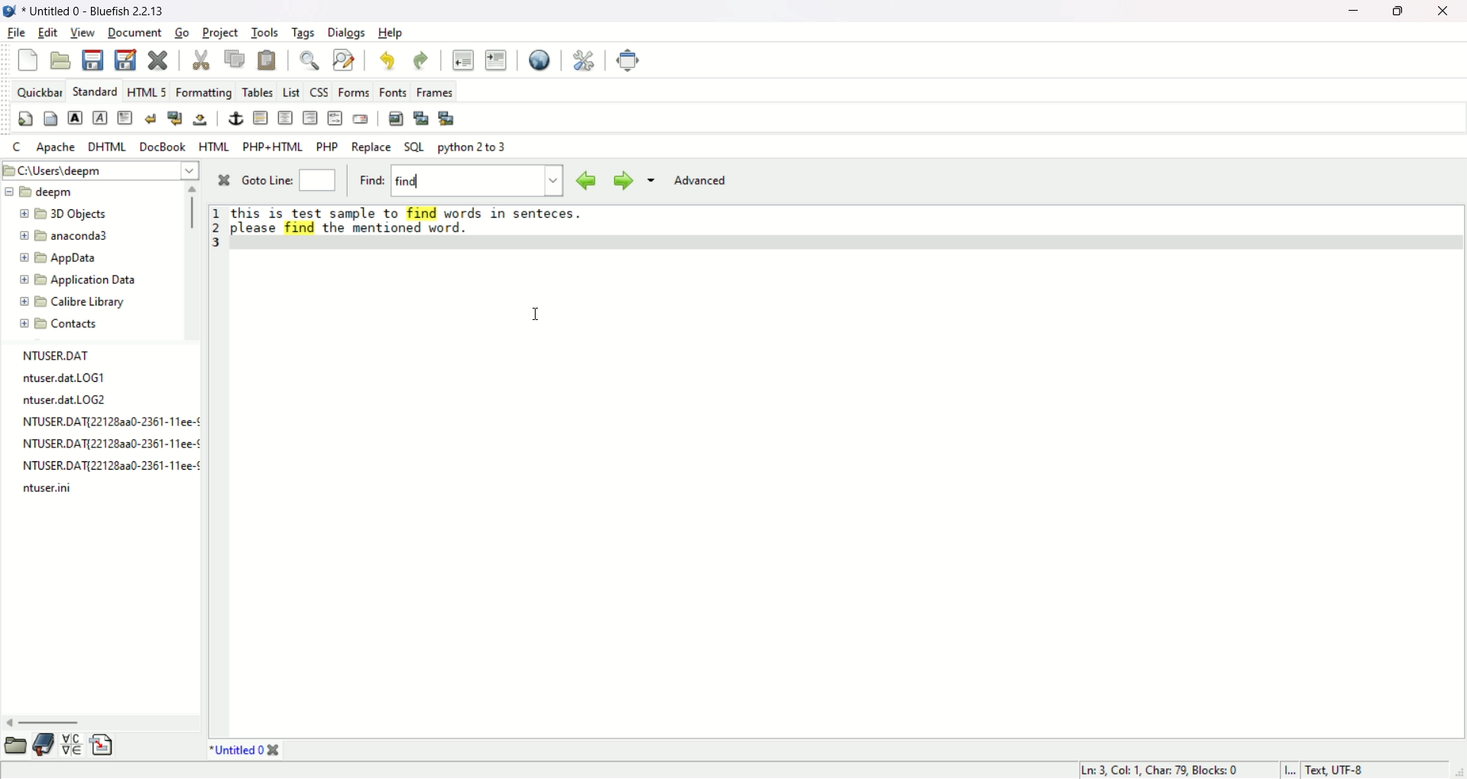 The image size is (1467, 779). Describe the element at coordinates (108, 146) in the screenshot. I see `DHTML` at that location.